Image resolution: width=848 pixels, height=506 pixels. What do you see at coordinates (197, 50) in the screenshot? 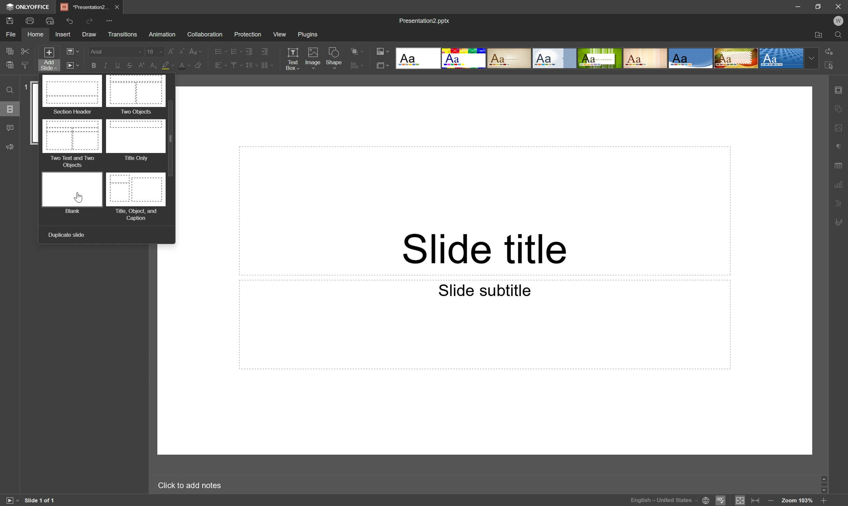
I see `Change case` at bounding box center [197, 50].